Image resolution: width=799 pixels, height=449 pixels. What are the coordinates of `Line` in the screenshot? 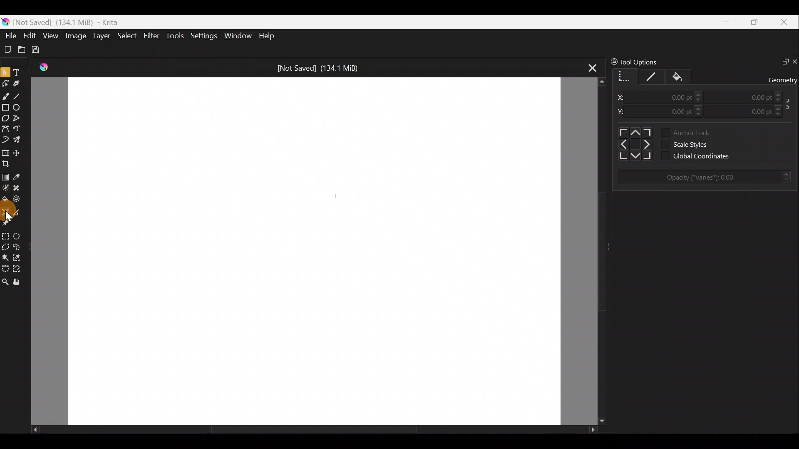 It's located at (20, 96).